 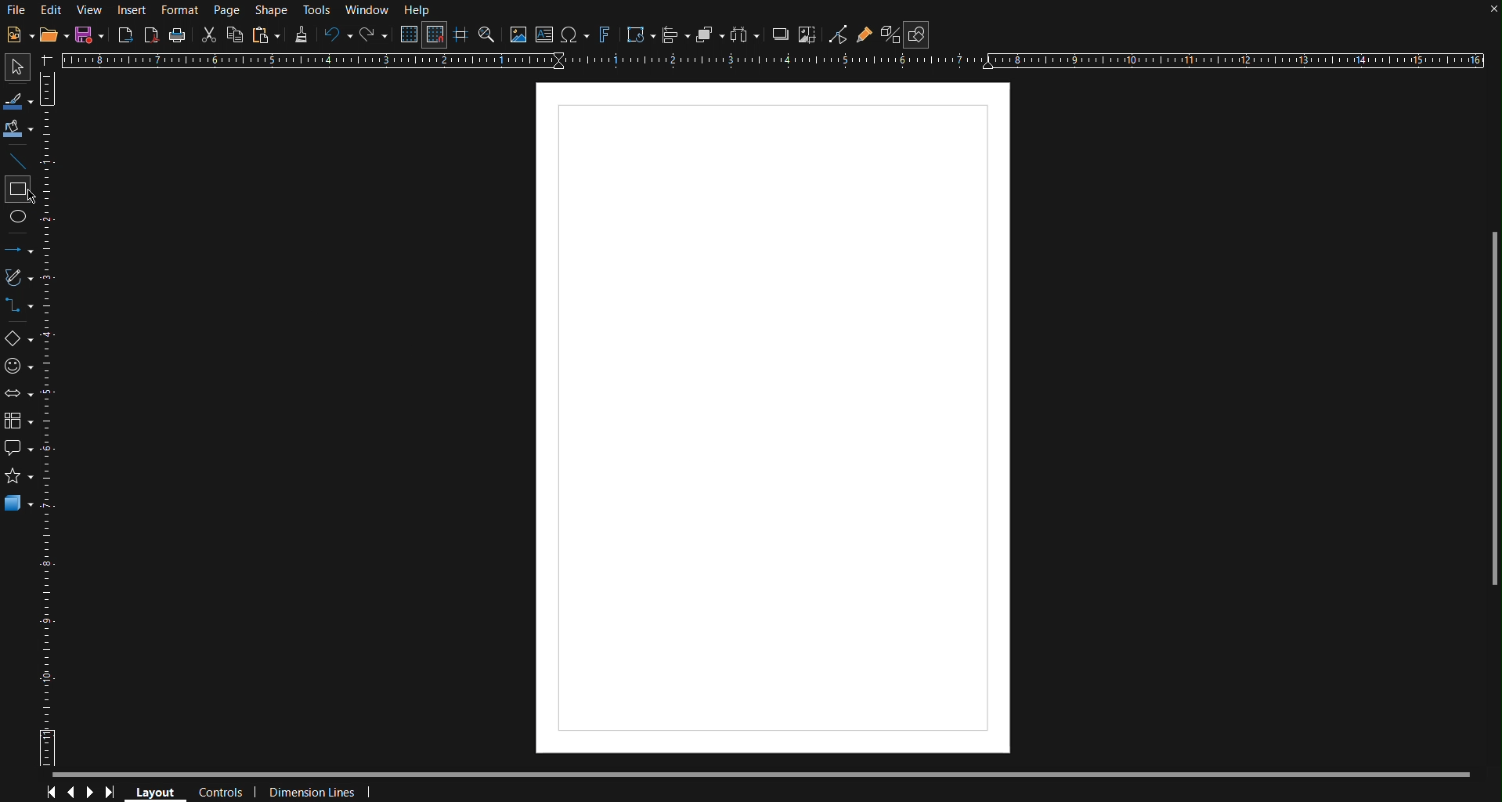 What do you see at coordinates (367, 10) in the screenshot?
I see `Window` at bounding box center [367, 10].